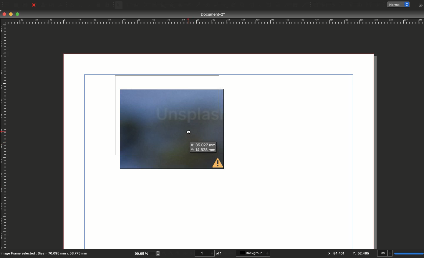 The height and width of the screenshot is (258, 424). What do you see at coordinates (213, 21) in the screenshot?
I see `Ruler` at bounding box center [213, 21].